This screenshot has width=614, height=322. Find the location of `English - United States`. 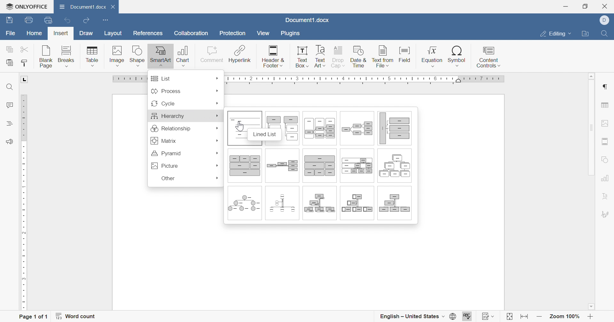

English - United States is located at coordinates (412, 316).